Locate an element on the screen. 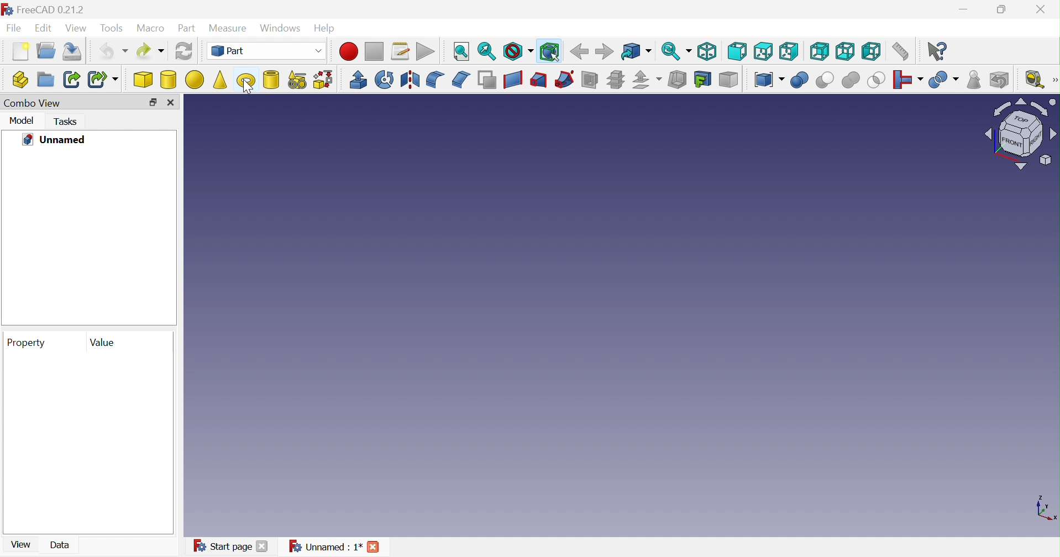 This screenshot has height=557, width=1060. Unnamed is located at coordinates (54, 139).